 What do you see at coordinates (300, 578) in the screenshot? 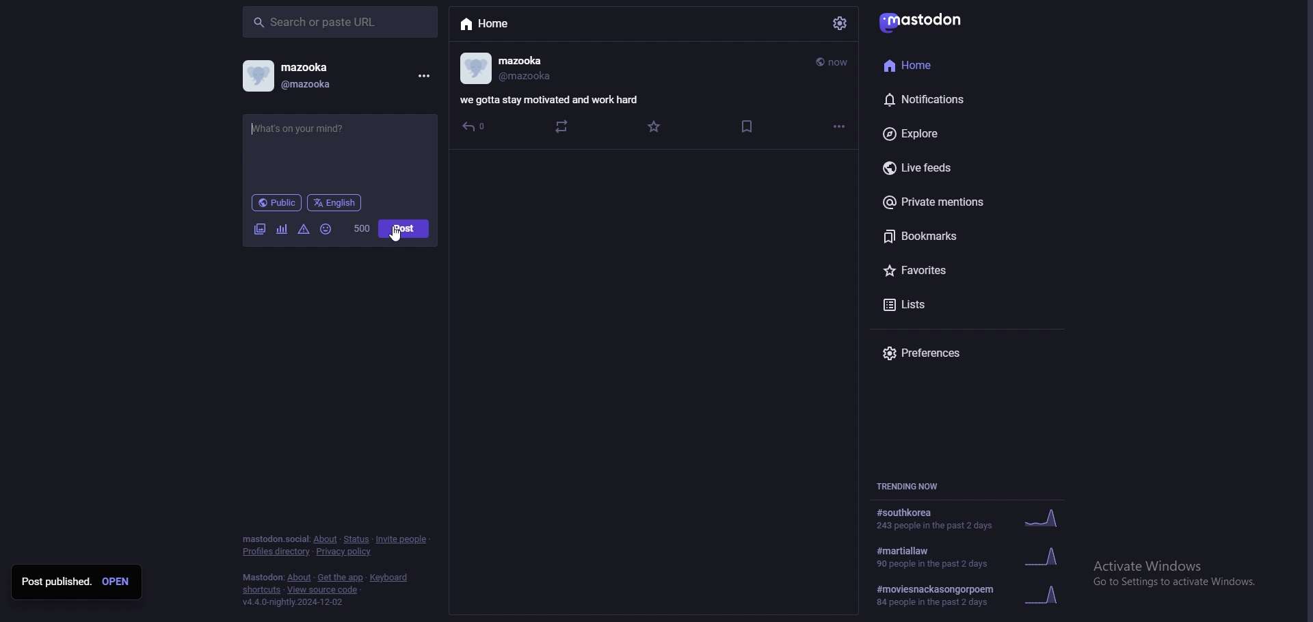
I see `about` at bounding box center [300, 578].